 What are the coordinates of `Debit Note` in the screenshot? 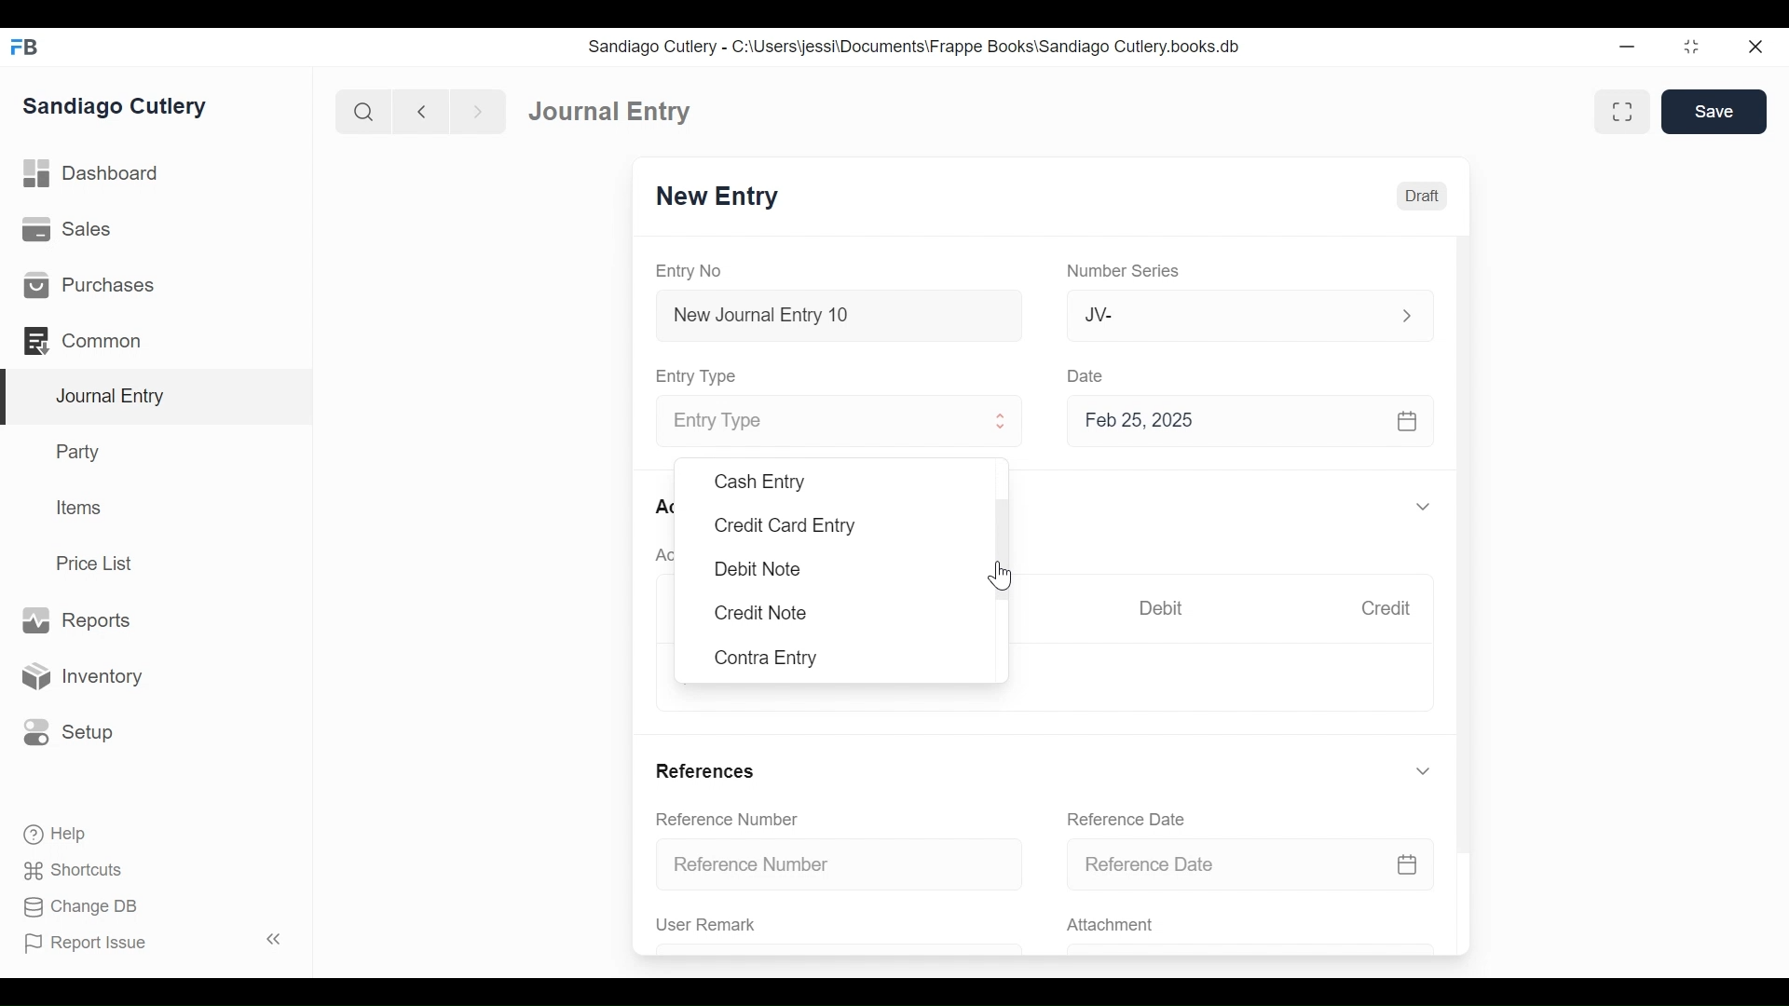 It's located at (757, 567).